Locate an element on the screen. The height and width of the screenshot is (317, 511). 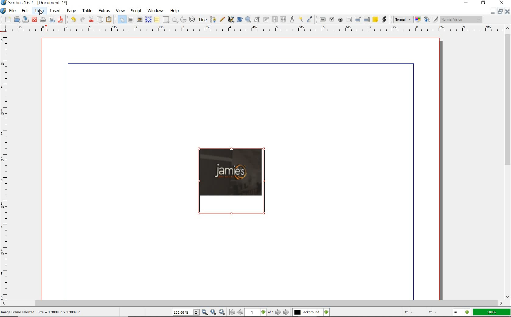
preview mode is located at coordinates (430, 19).